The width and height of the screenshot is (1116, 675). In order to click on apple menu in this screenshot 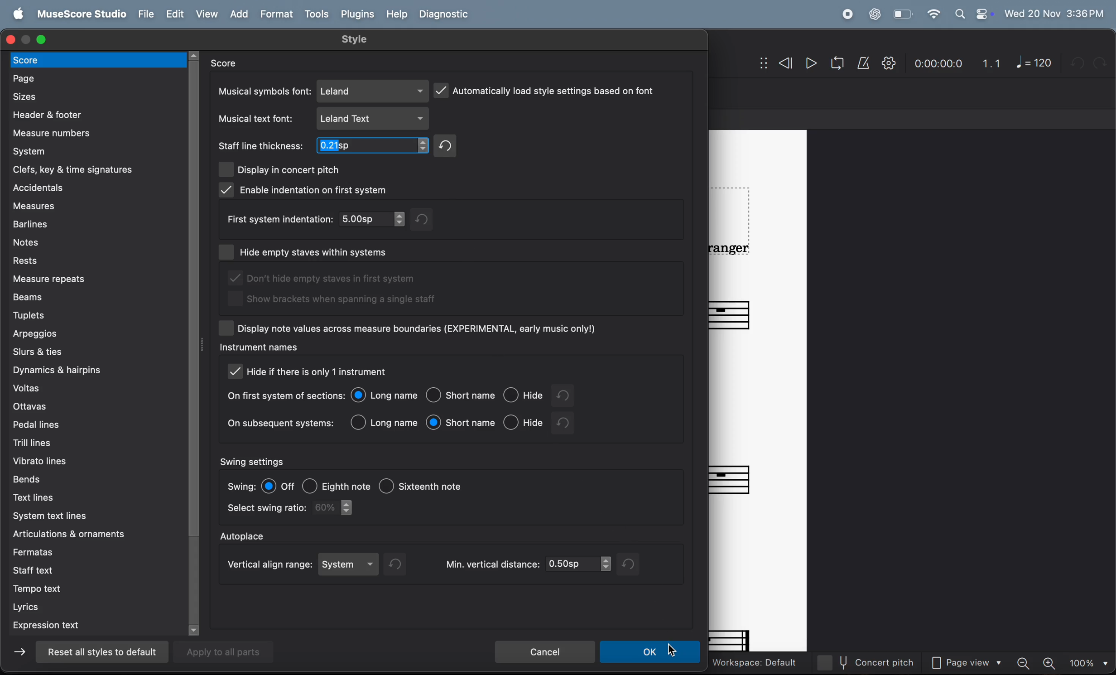, I will do `click(15, 14)`.